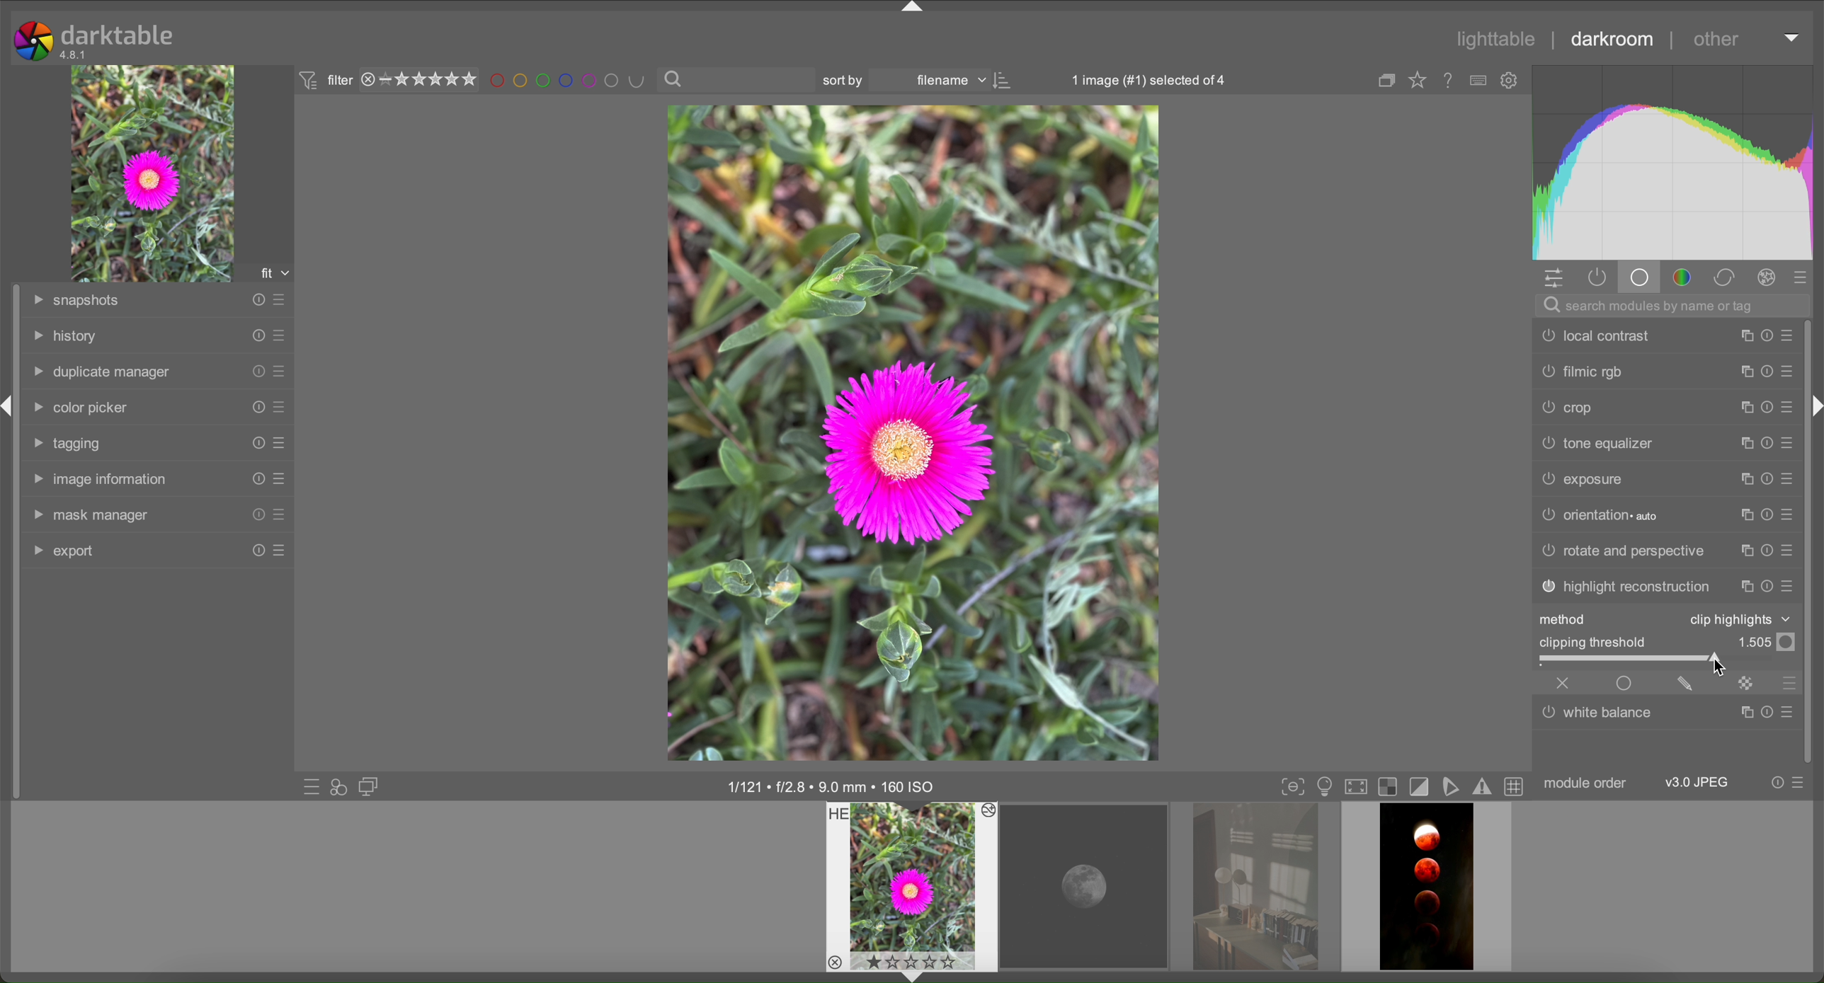  I want to click on duplicate manager tab, so click(101, 373).